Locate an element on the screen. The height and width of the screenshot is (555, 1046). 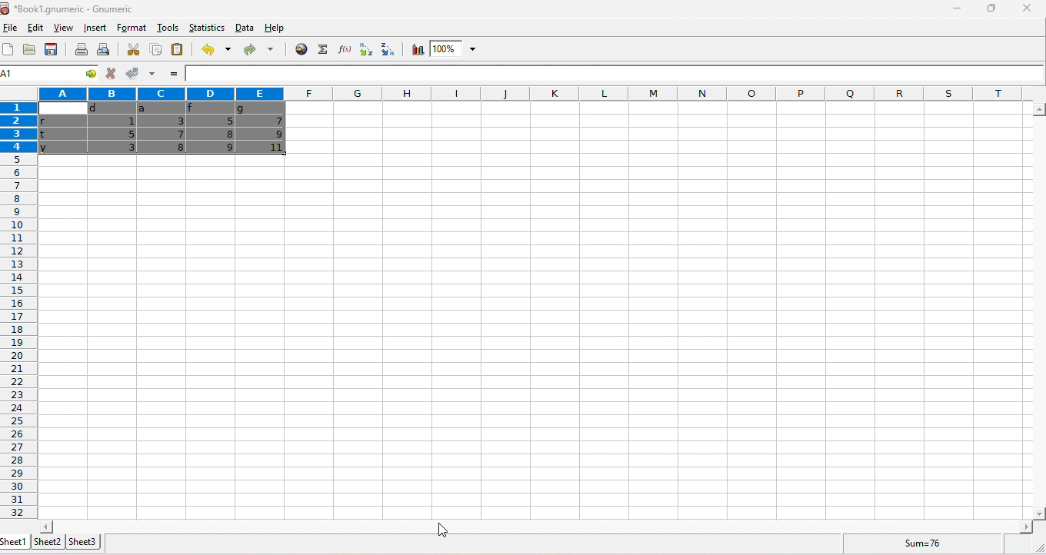
title is located at coordinates (69, 8).